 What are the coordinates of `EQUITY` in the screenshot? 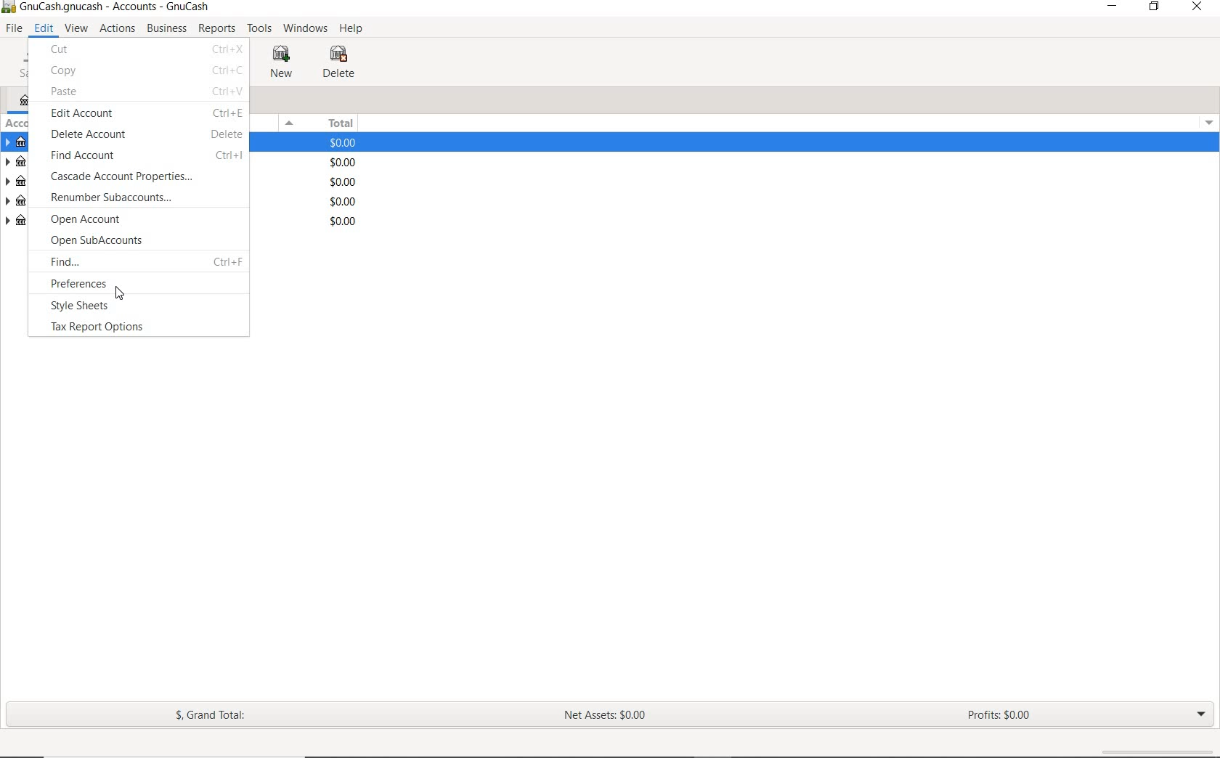 It's located at (312, 223).